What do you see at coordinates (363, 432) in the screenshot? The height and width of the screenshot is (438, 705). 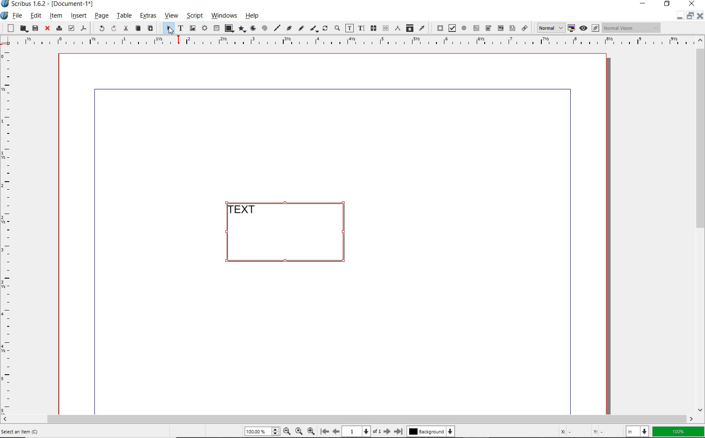 I see `1 of 1` at bounding box center [363, 432].